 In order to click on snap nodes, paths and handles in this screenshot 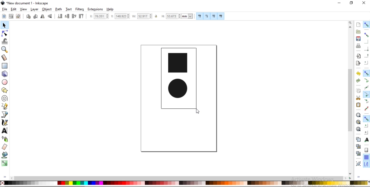, I will do `click(367, 73)`.